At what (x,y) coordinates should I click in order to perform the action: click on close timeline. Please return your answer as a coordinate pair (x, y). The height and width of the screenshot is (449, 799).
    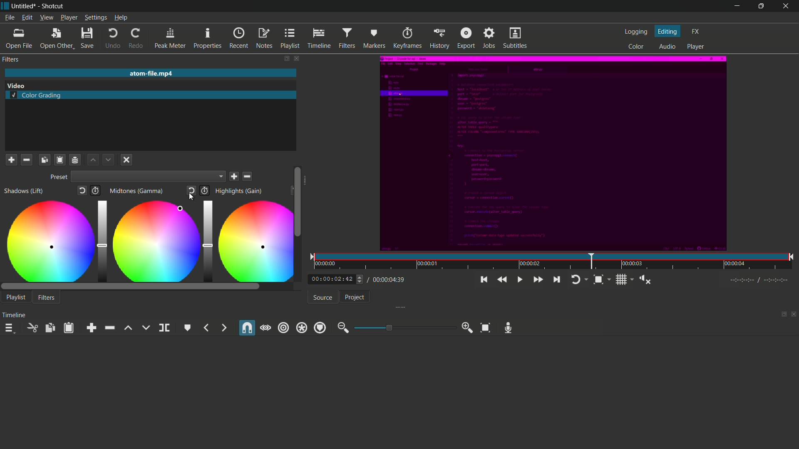
    Looking at the image, I should click on (794, 315).